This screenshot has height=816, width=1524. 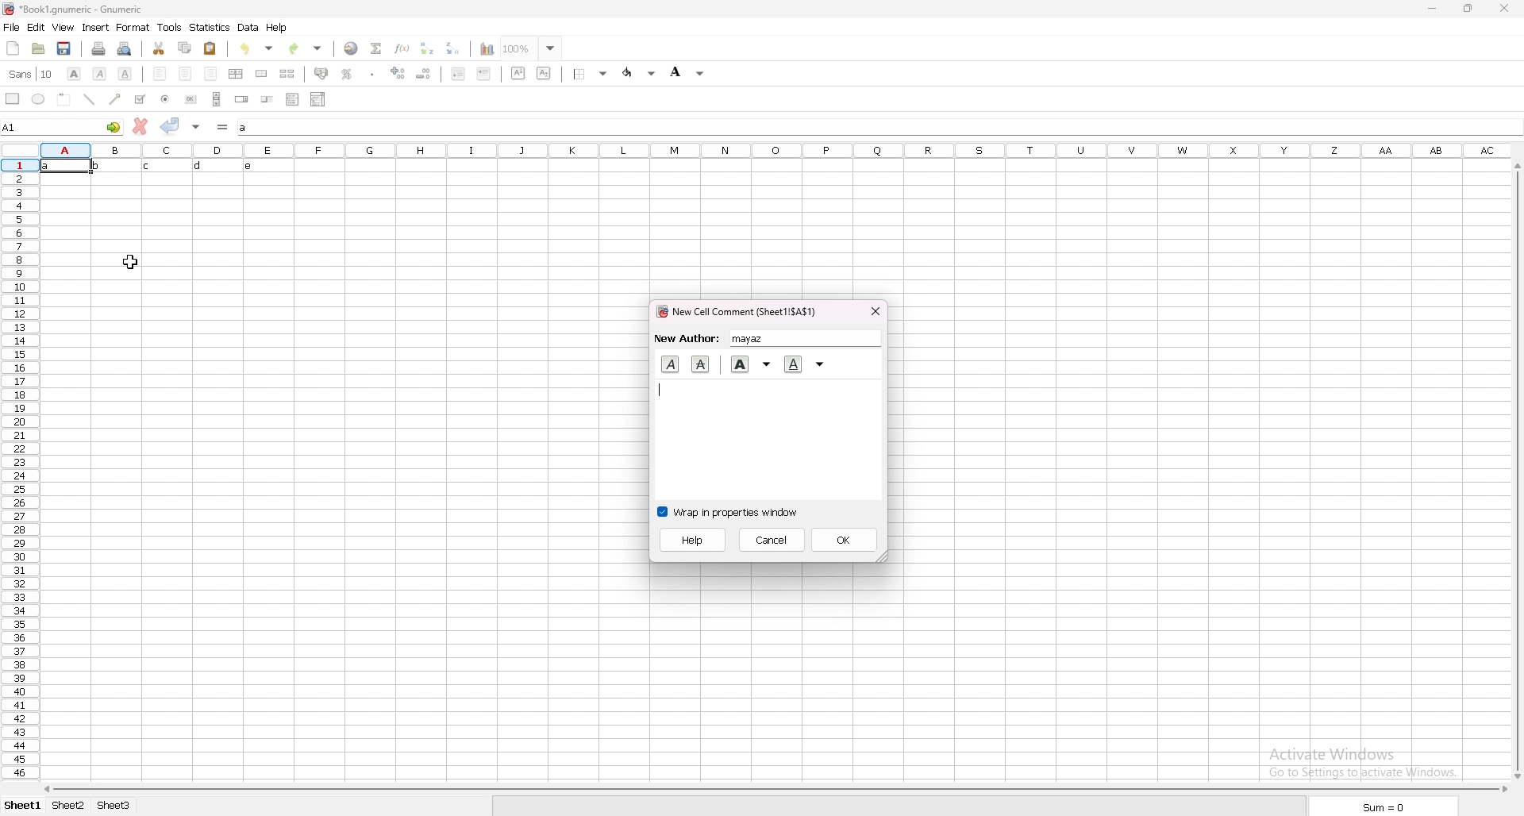 I want to click on foreground, so click(x=640, y=73).